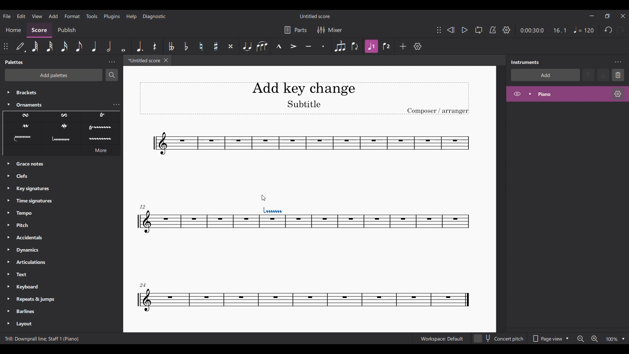 The width and height of the screenshot is (629, 354). What do you see at coordinates (293, 46) in the screenshot?
I see `Accent ` at bounding box center [293, 46].